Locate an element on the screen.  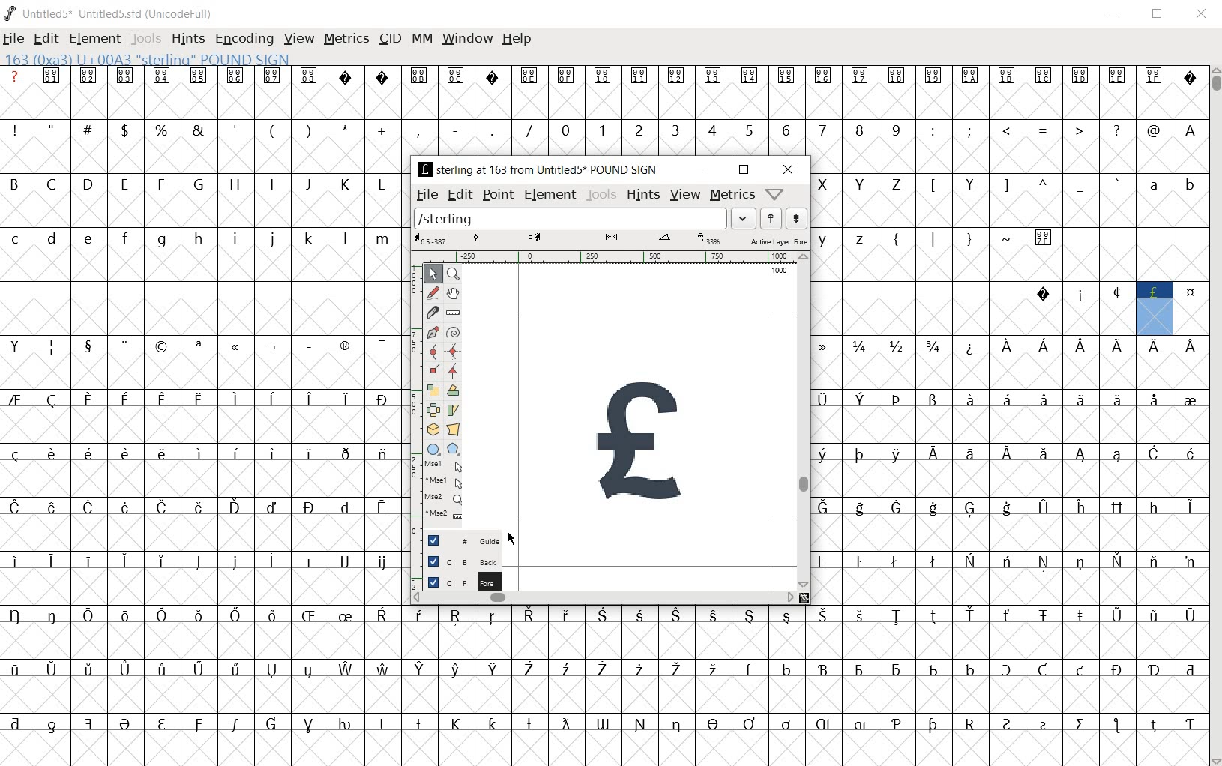
Symbol is located at coordinates (53, 723).